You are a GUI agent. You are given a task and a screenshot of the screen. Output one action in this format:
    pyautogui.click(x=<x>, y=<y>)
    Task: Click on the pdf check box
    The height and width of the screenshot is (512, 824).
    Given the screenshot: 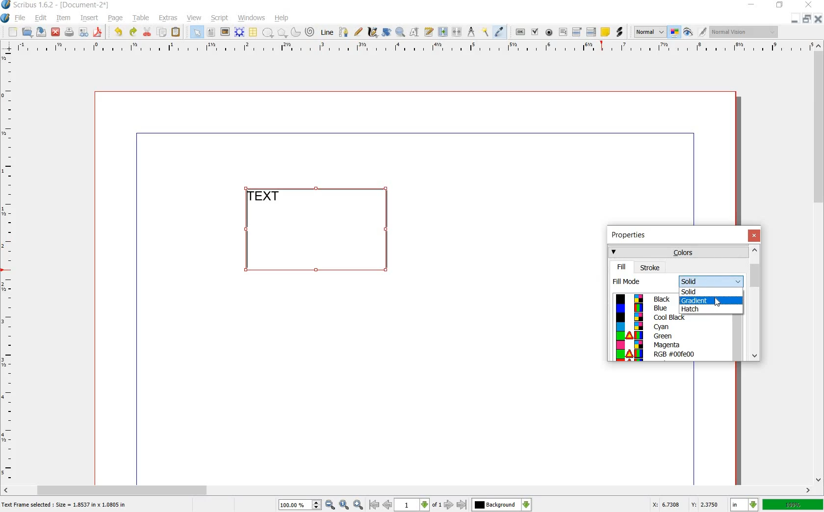 What is the action you would take?
    pyautogui.click(x=535, y=32)
    